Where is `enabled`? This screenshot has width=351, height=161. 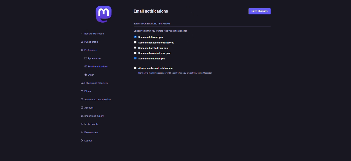 enabled is located at coordinates (135, 58).